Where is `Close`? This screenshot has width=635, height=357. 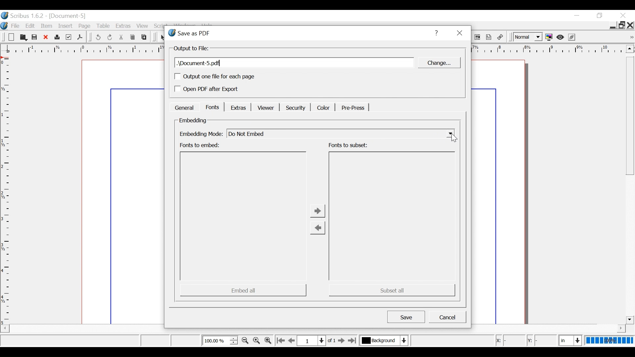
Close is located at coordinates (459, 33).